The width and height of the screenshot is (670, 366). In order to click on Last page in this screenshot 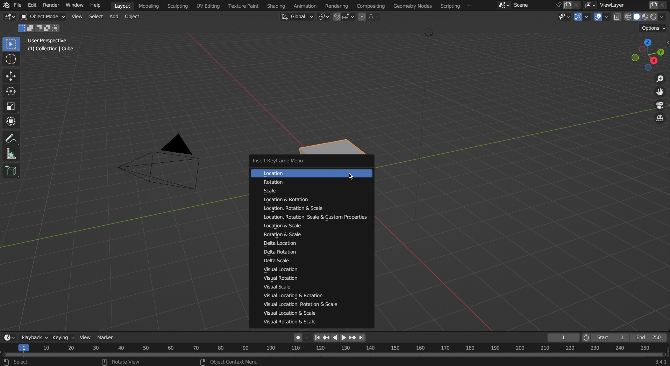, I will do `click(361, 338)`.